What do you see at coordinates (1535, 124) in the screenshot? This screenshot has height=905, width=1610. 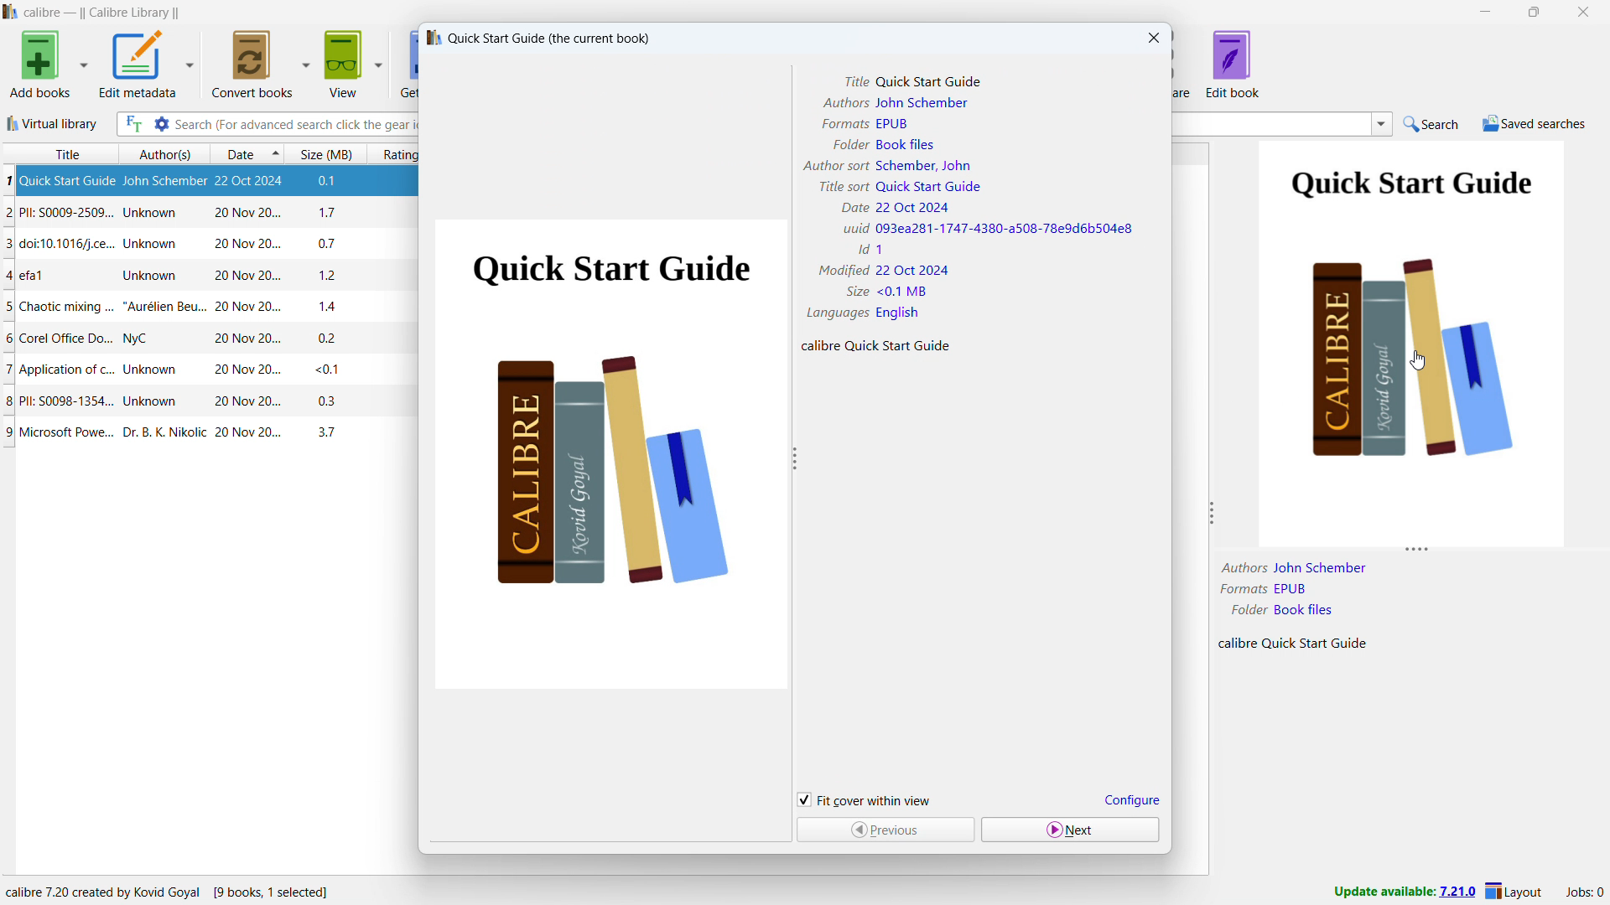 I see `saved searches` at bounding box center [1535, 124].